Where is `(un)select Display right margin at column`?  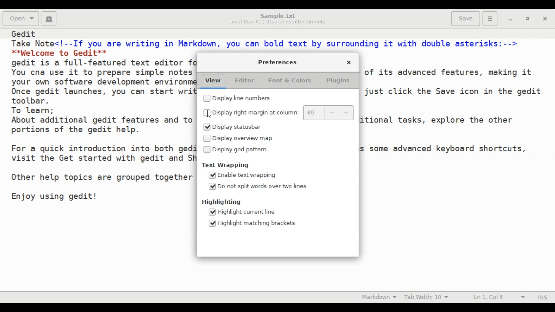
(un)select Display right margin at column is located at coordinates (250, 113).